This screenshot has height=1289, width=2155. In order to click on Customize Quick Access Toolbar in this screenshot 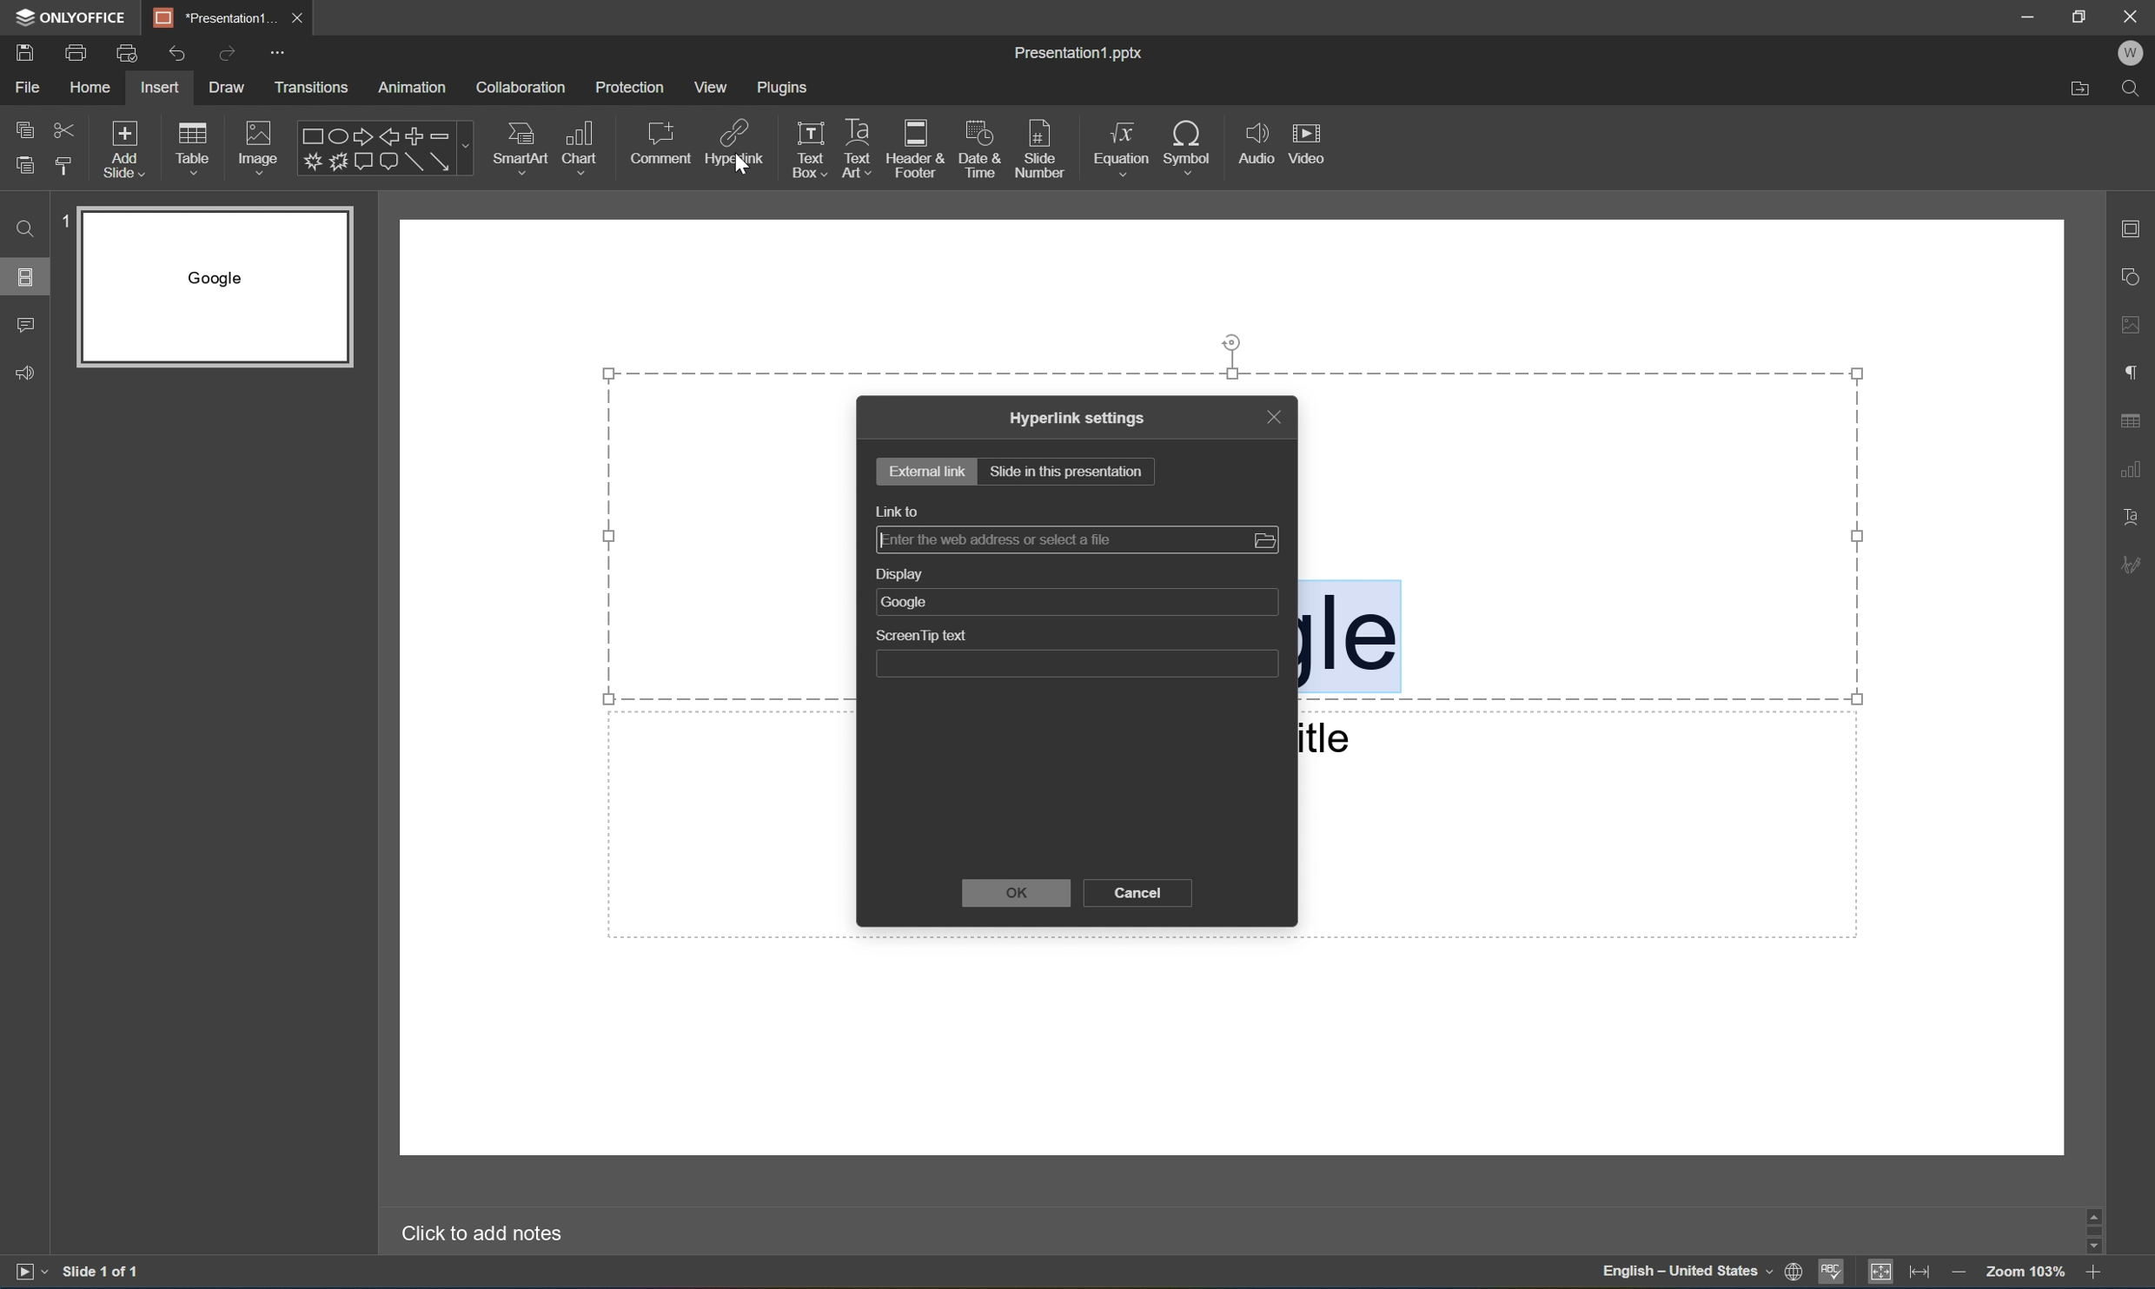, I will do `click(278, 53)`.